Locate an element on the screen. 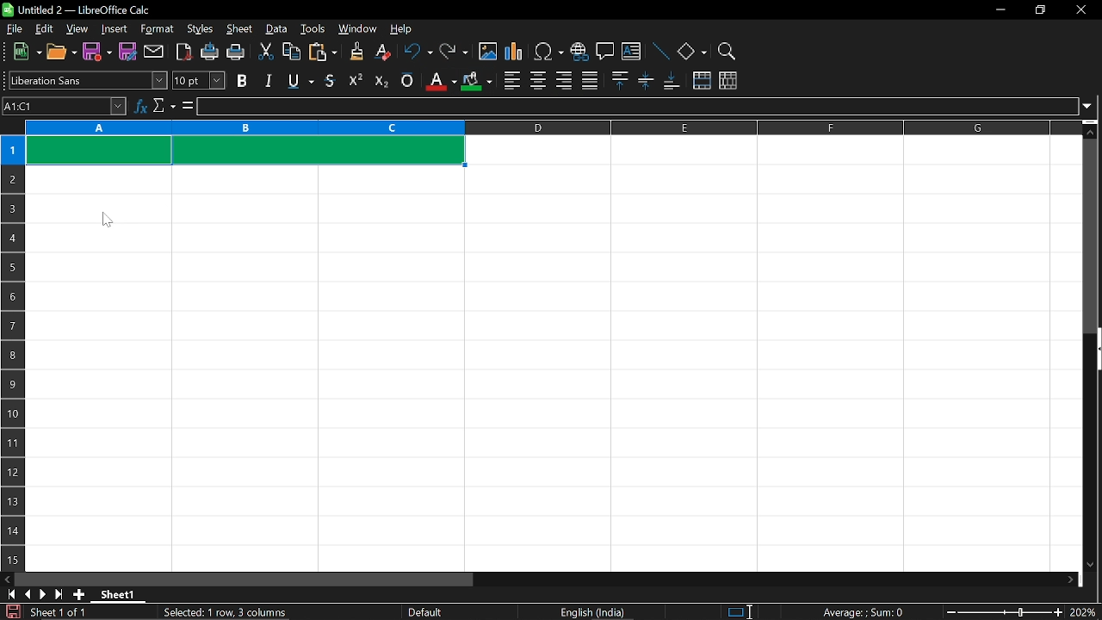  change zoom is located at coordinates (1001, 612).